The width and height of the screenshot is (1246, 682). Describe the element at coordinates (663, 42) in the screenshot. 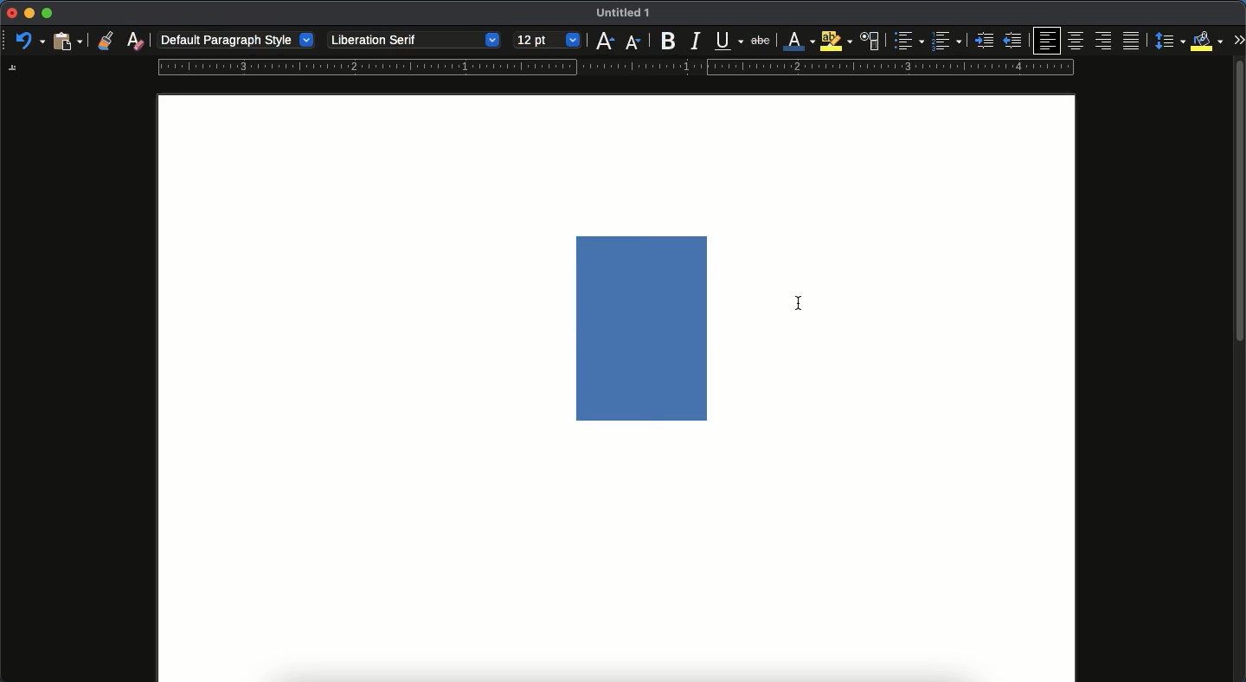

I see `bold` at that location.